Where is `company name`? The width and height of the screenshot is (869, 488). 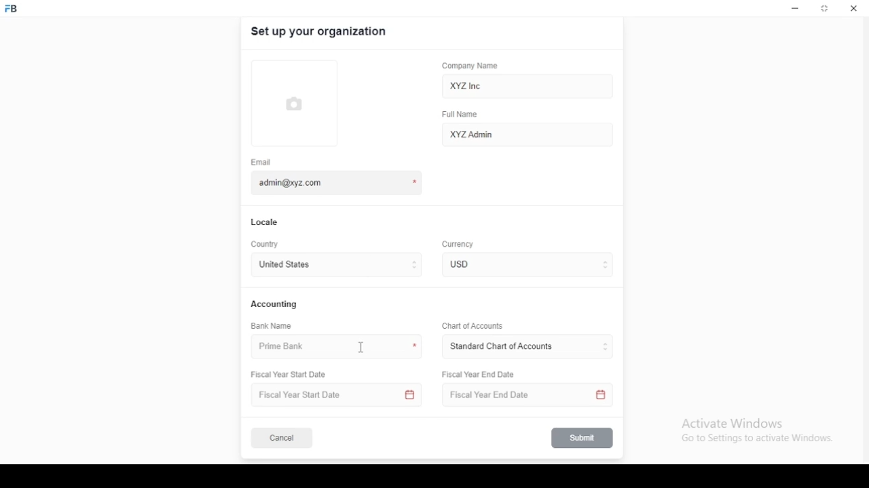
company name is located at coordinates (470, 66).